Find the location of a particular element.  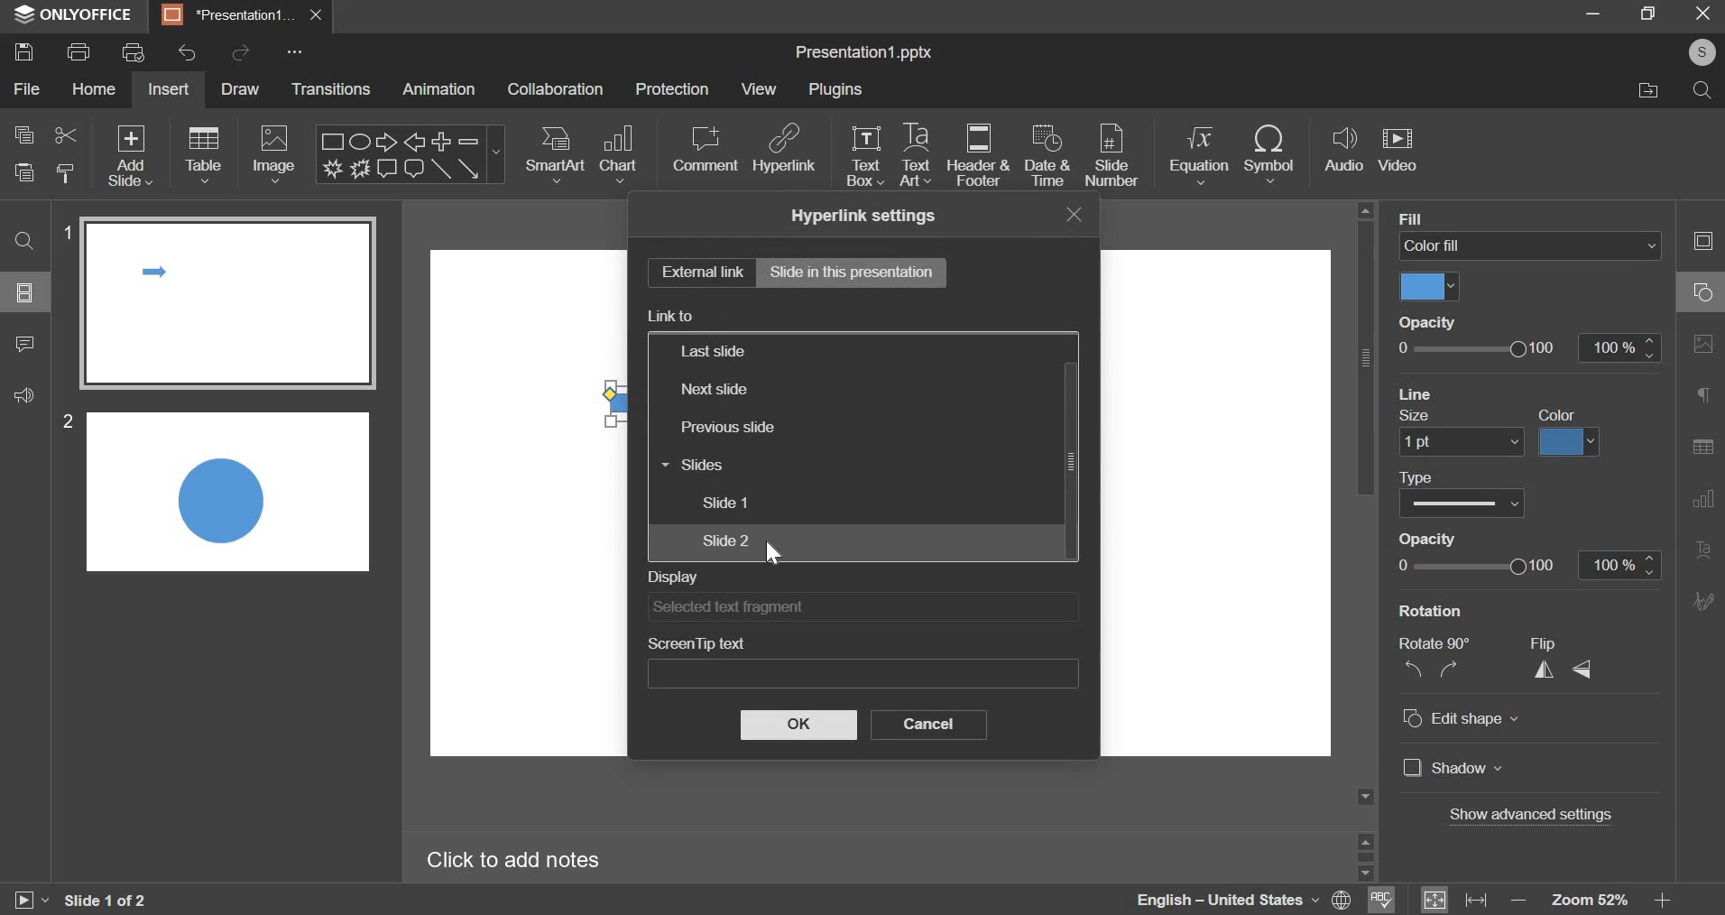

selected text fragment is located at coordinates (793, 607).